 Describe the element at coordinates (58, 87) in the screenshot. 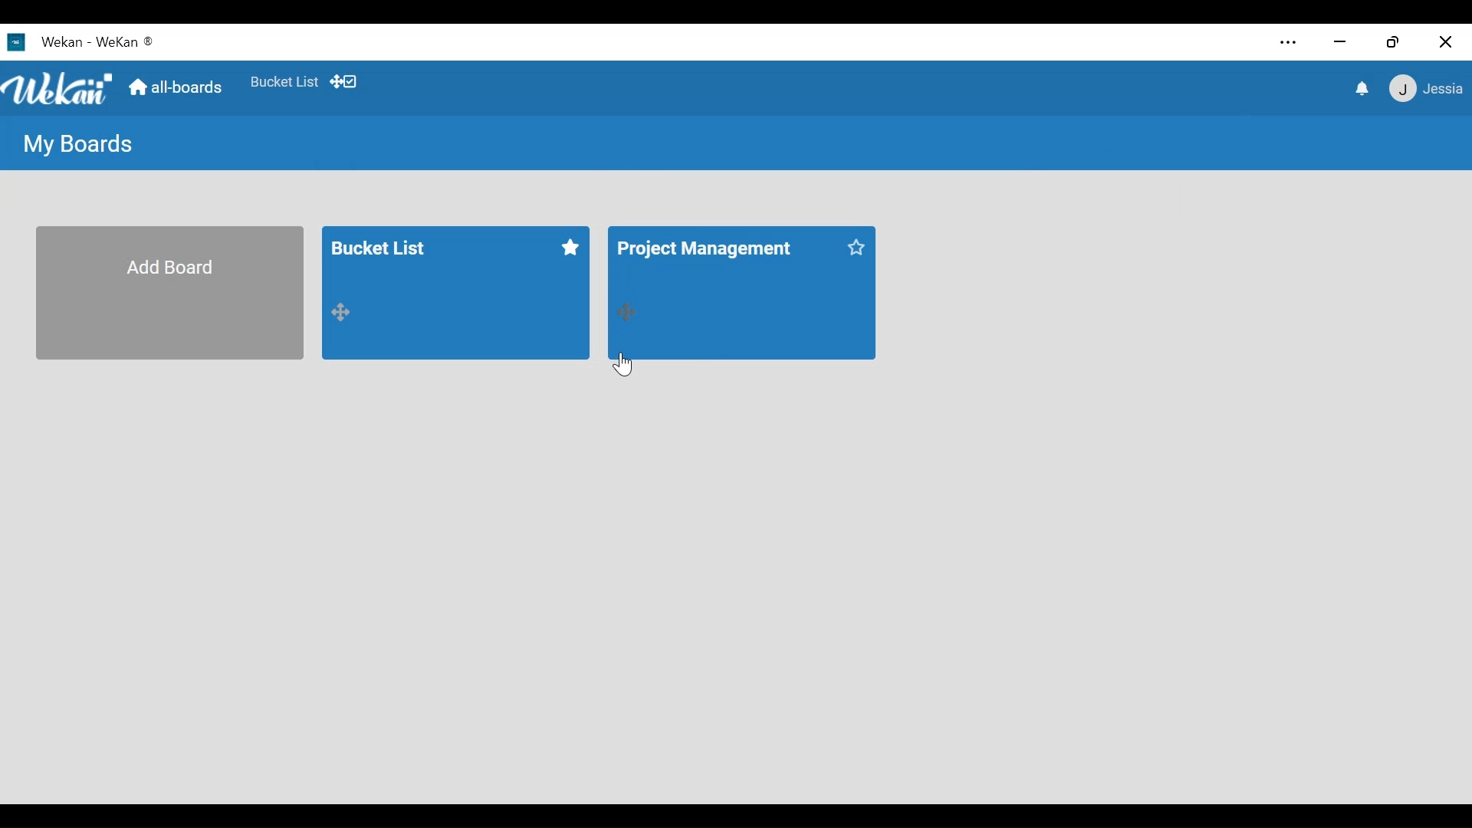

I see `Wekan logo` at that location.